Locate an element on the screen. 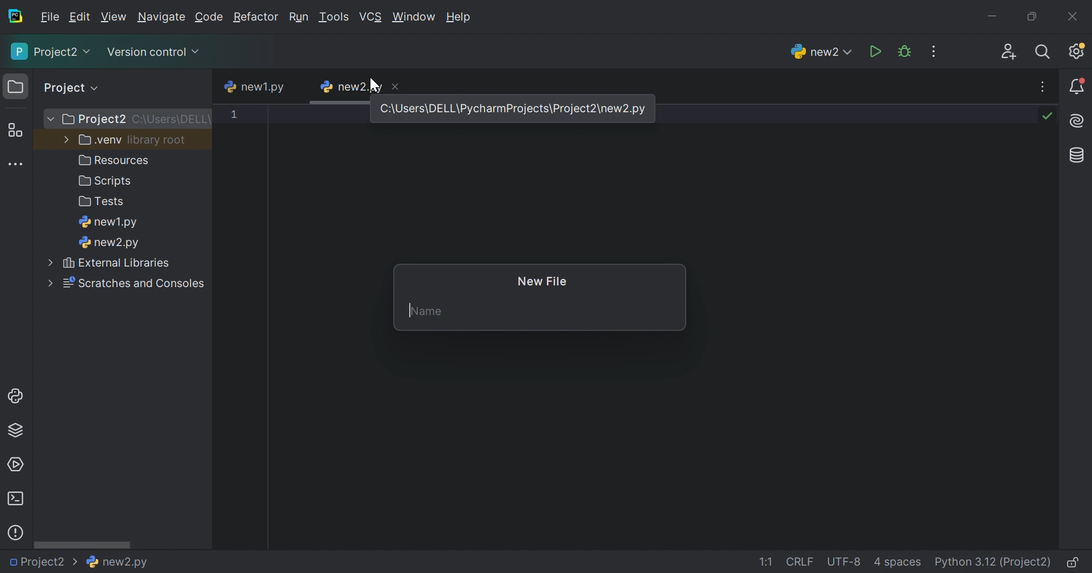  UTF-8 is located at coordinates (844, 562).